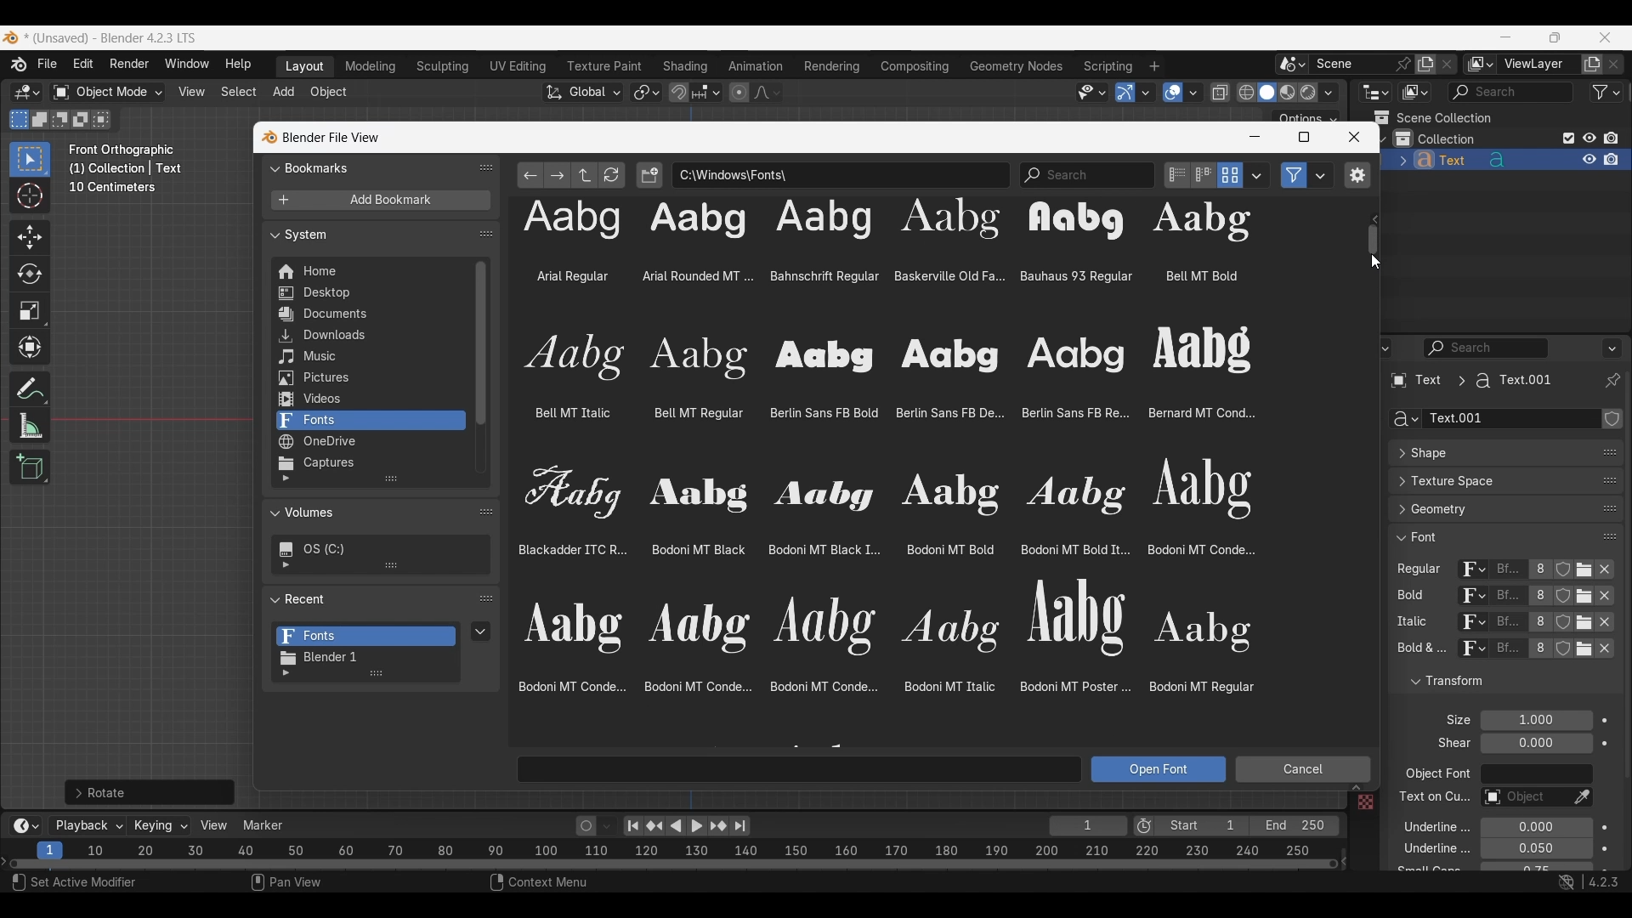 This screenshot has height=918, width=1632. I want to click on italic, so click(1408, 622).